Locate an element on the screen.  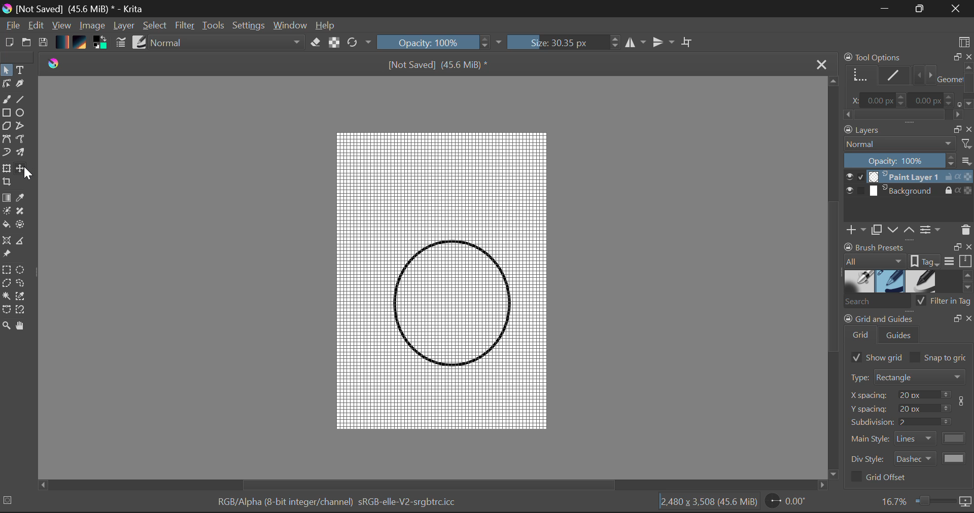
Open is located at coordinates (26, 43).